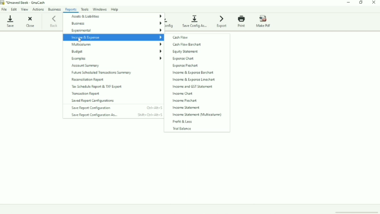 Image resolution: width=380 pixels, height=214 pixels. What do you see at coordinates (116, 16) in the screenshot?
I see `Assets & Liabilities` at bounding box center [116, 16].